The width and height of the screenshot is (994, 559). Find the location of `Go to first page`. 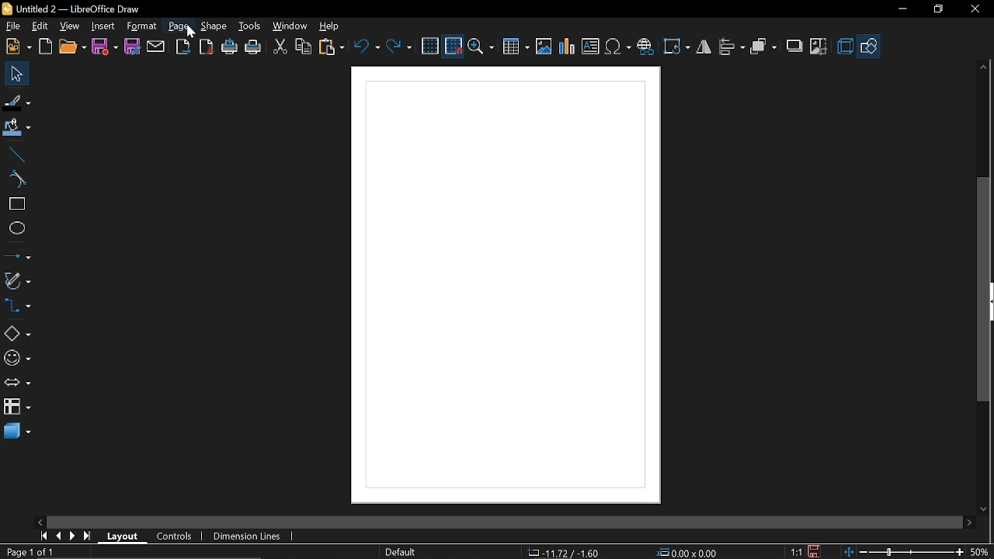

Go to first page is located at coordinates (45, 536).